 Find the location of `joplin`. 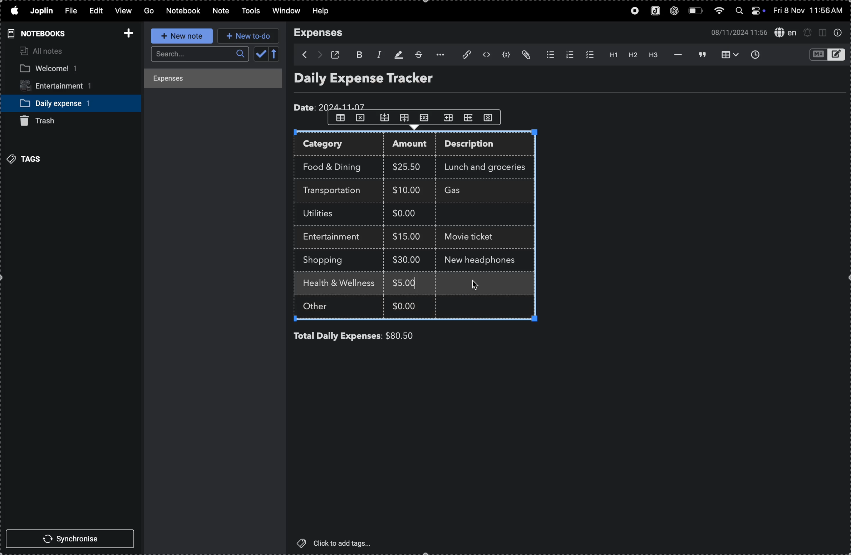

joplin is located at coordinates (653, 11).